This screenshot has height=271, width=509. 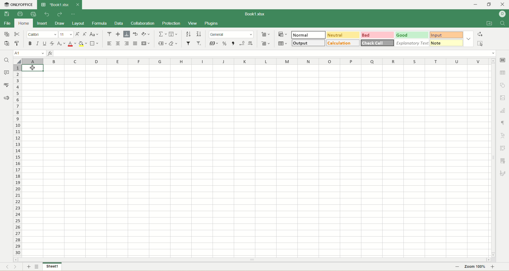 What do you see at coordinates (62, 43) in the screenshot?
I see `subscript` at bounding box center [62, 43].